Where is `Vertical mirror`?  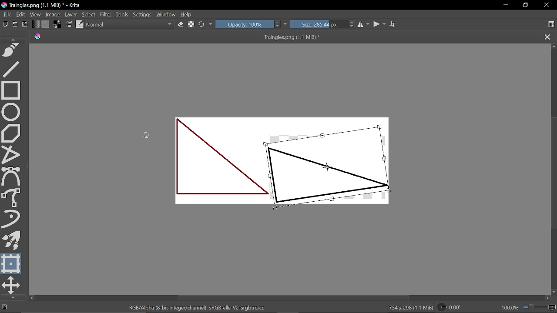
Vertical mirror is located at coordinates (379, 24).